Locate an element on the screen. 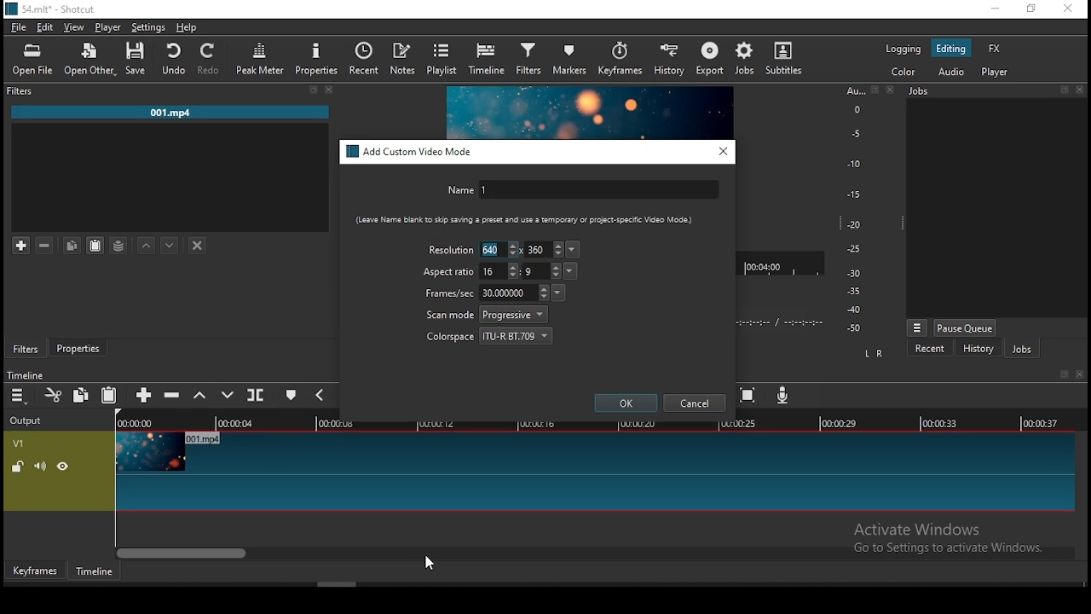 The width and height of the screenshot is (1091, 614). edit is located at coordinates (45, 28).